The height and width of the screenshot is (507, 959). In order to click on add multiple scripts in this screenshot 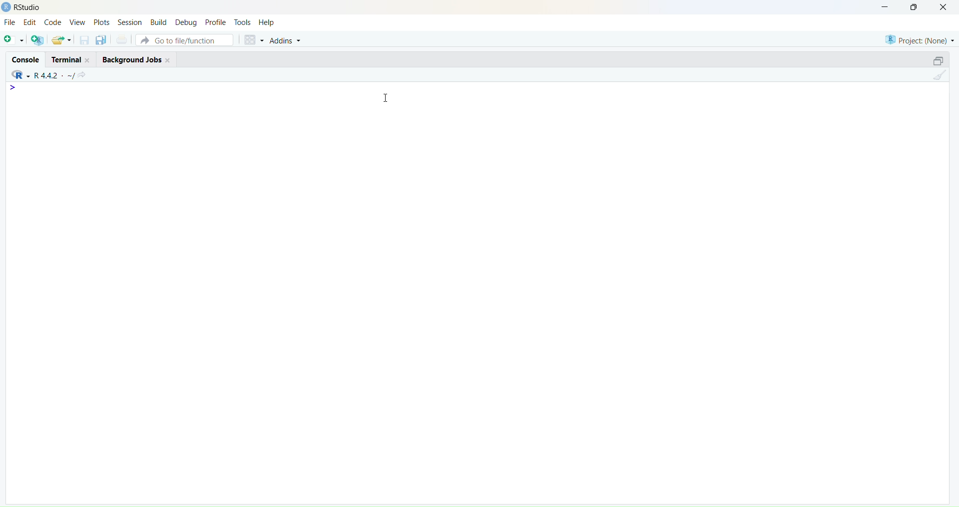, I will do `click(38, 41)`.